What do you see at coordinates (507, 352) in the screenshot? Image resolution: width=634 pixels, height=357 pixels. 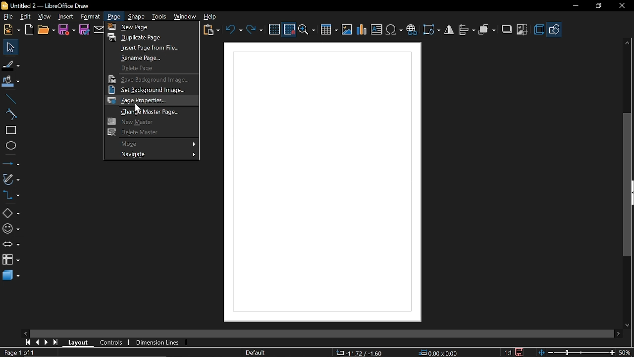 I see `Scaling factor` at bounding box center [507, 352].